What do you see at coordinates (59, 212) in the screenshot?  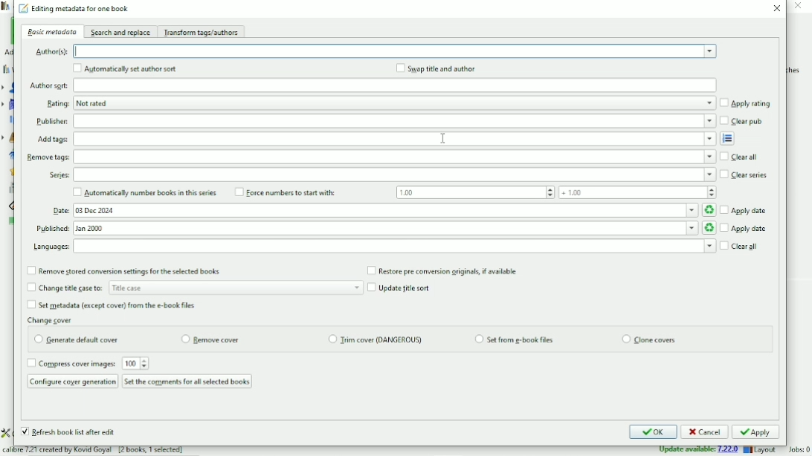 I see `Date` at bounding box center [59, 212].